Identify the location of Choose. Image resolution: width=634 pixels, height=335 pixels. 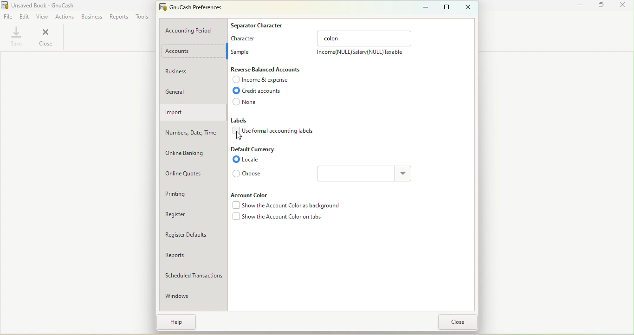
(248, 174).